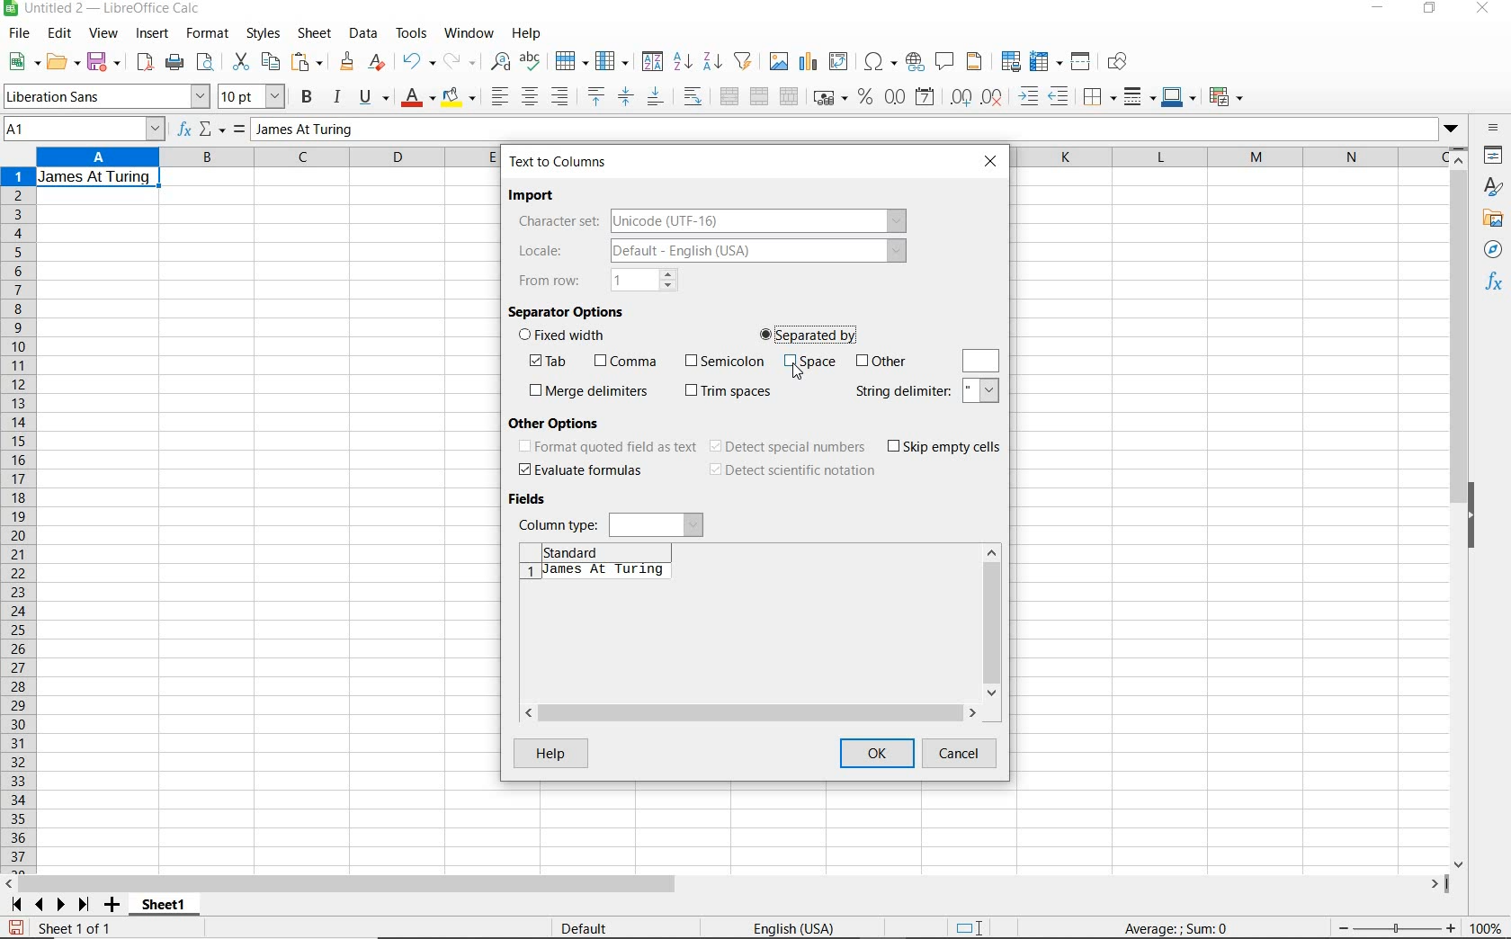 This screenshot has width=1511, height=939. Describe the element at coordinates (624, 362) in the screenshot. I see `comma` at that location.